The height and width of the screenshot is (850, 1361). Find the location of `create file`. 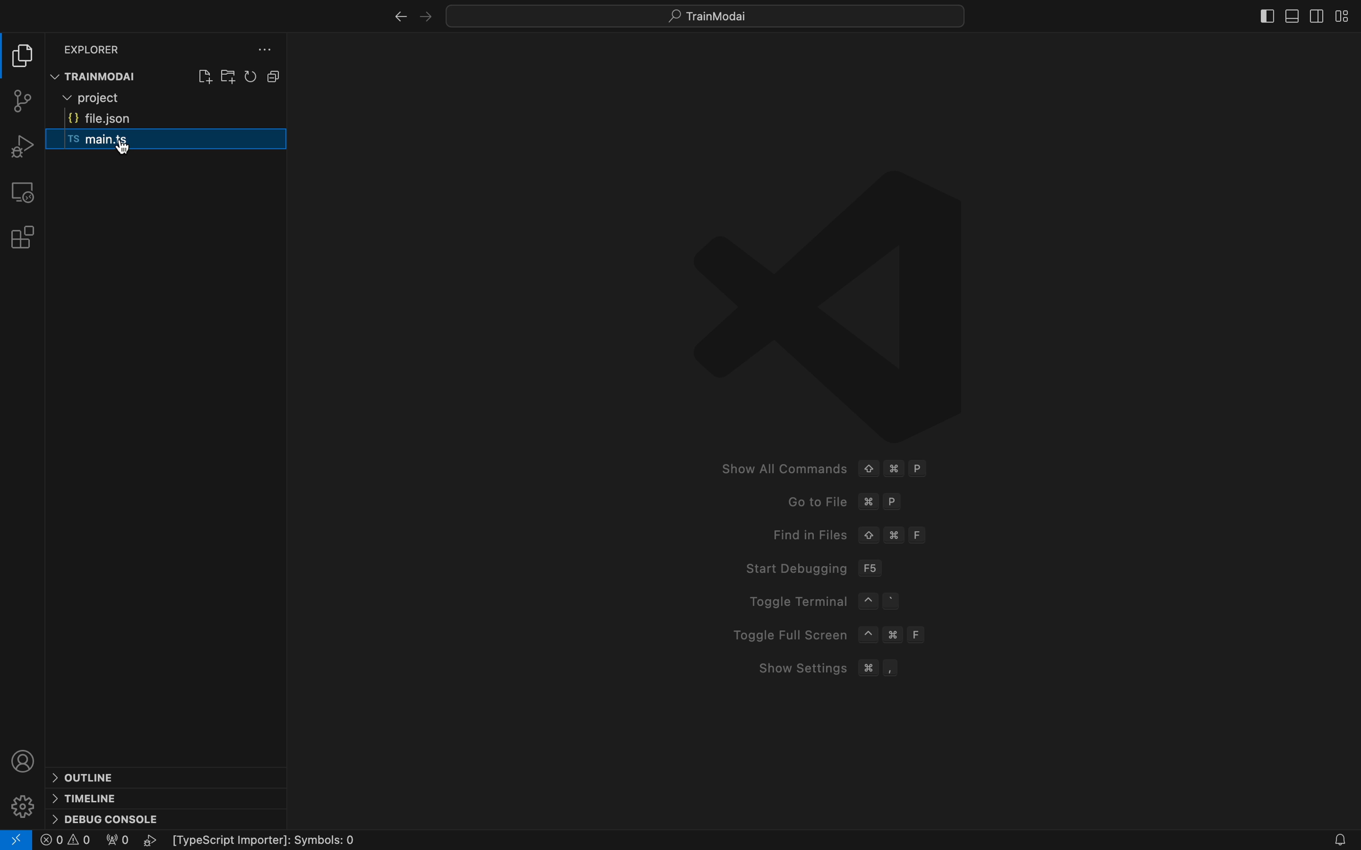

create file is located at coordinates (203, 78).